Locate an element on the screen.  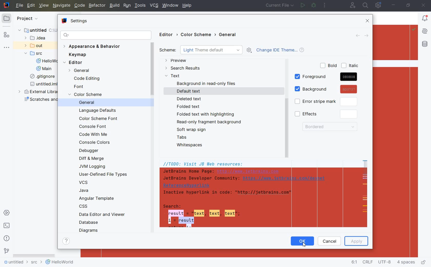
TOOLS is located at coordinates (140, 6).